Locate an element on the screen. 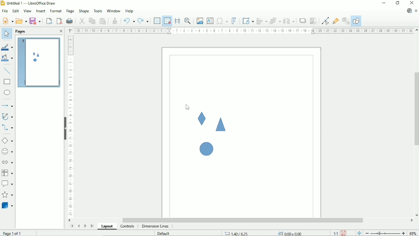 This screenshot has width=419, height=236. Vertical scale is located at coordinates (71, 126).